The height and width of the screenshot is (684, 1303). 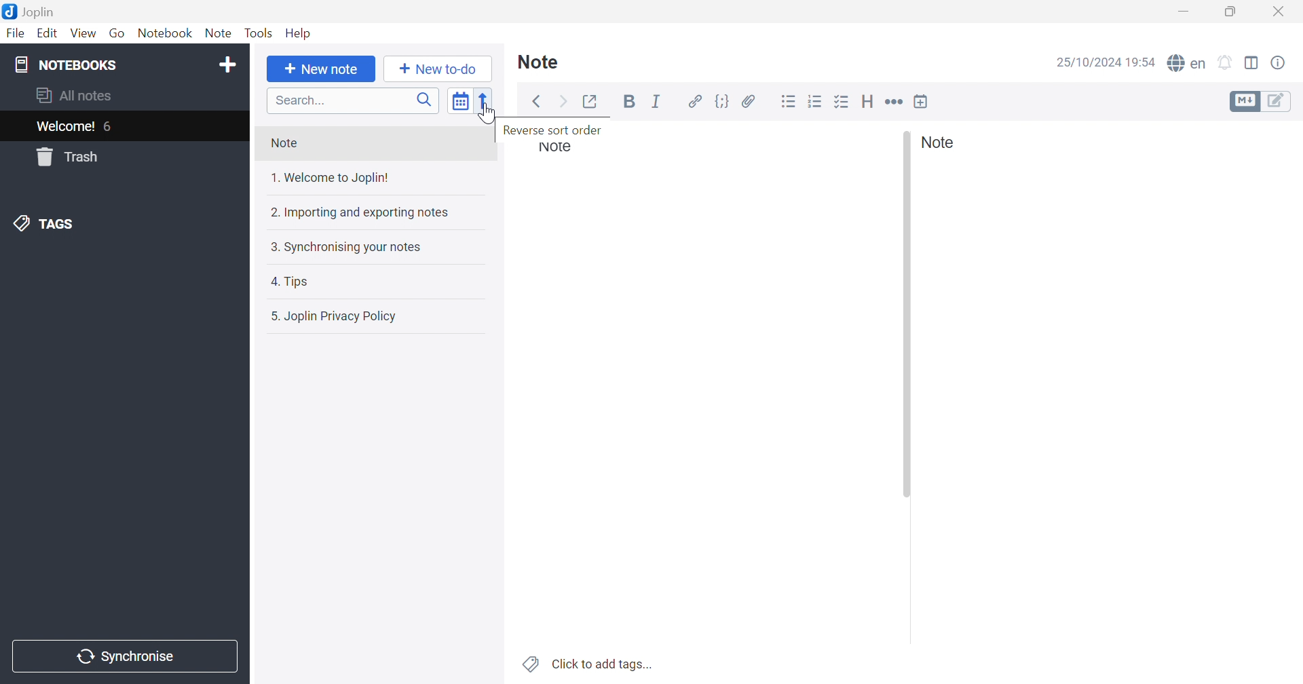 What do you see at coordinates (894, 103) in the screenshot?
I see `Horizontal Rule` at bounding box center [894, 103].